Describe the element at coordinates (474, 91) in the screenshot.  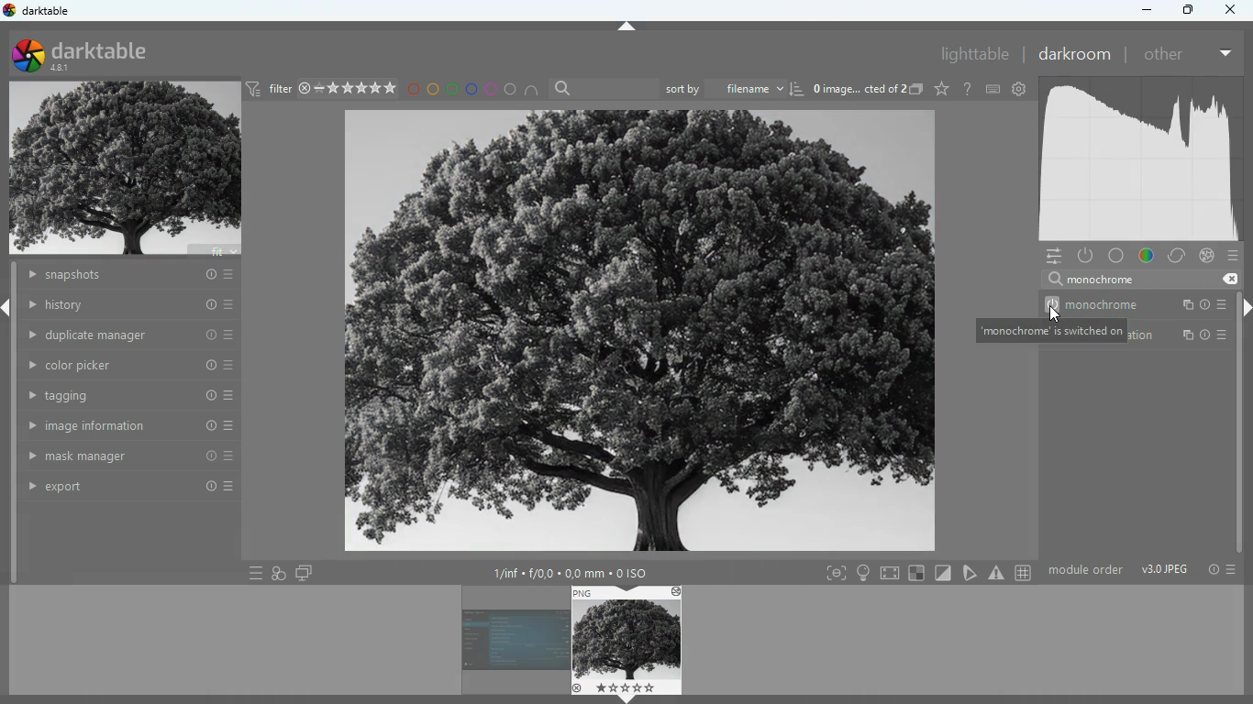
I see `blue` at that location.